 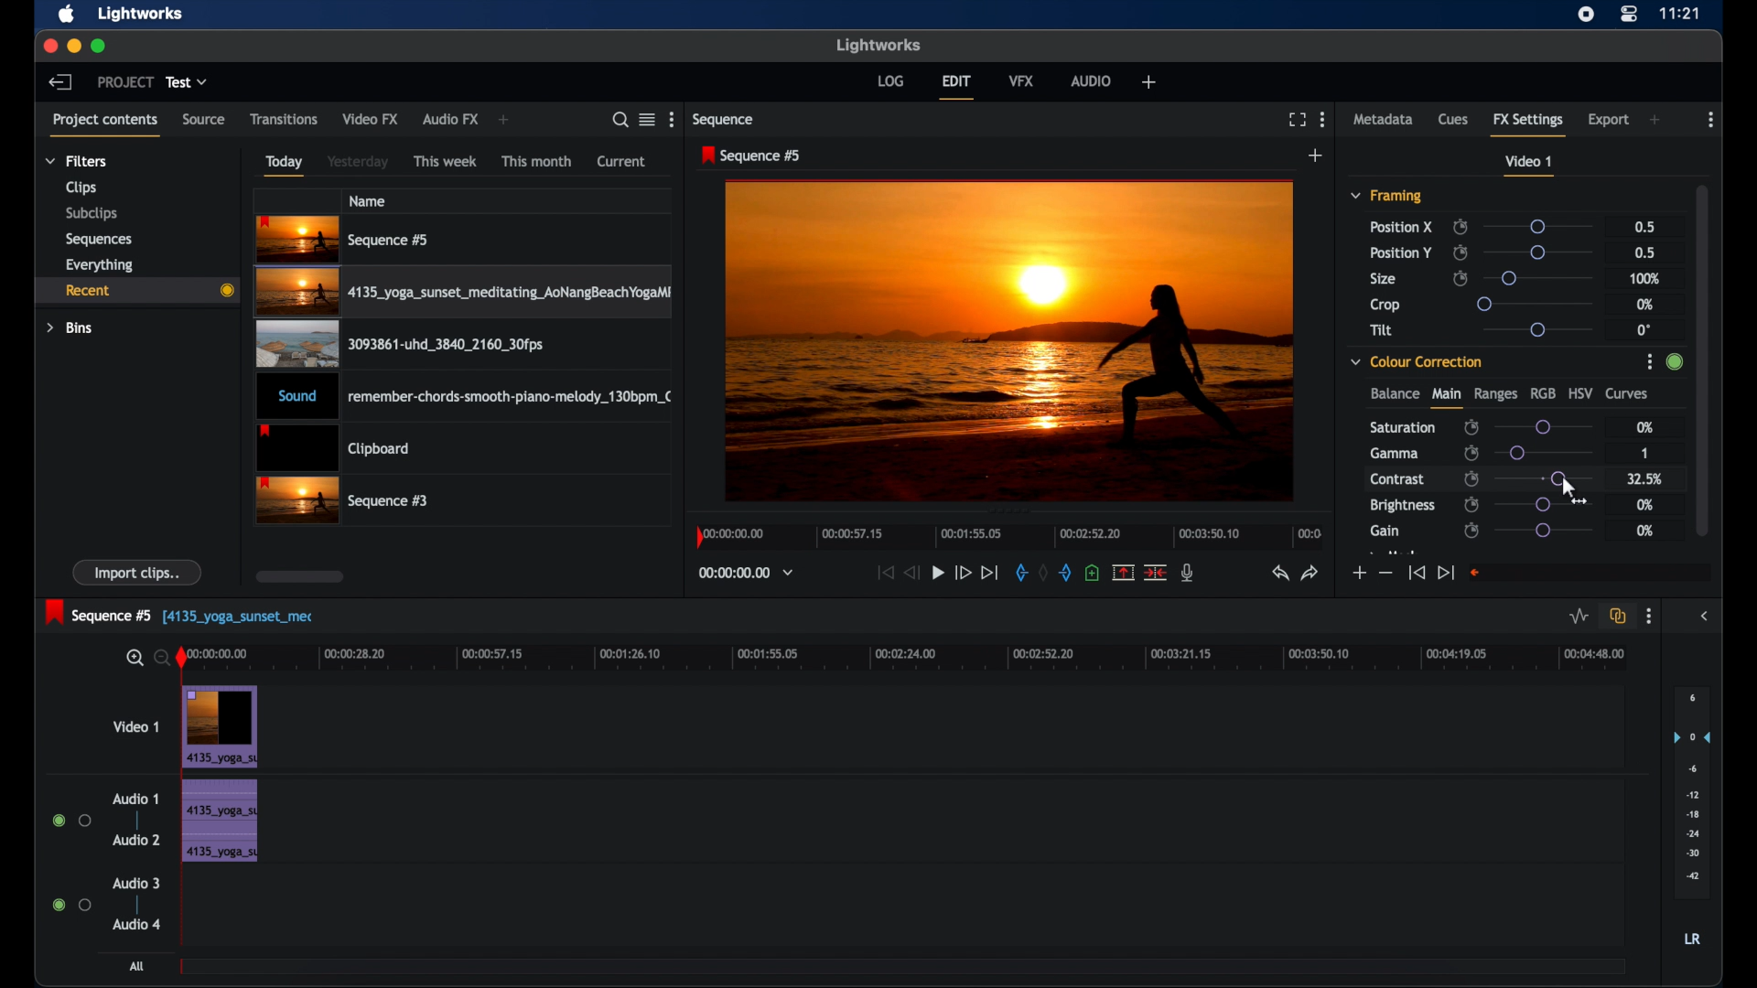 I want to click on filters dropdown, so click(x=81, y=162).